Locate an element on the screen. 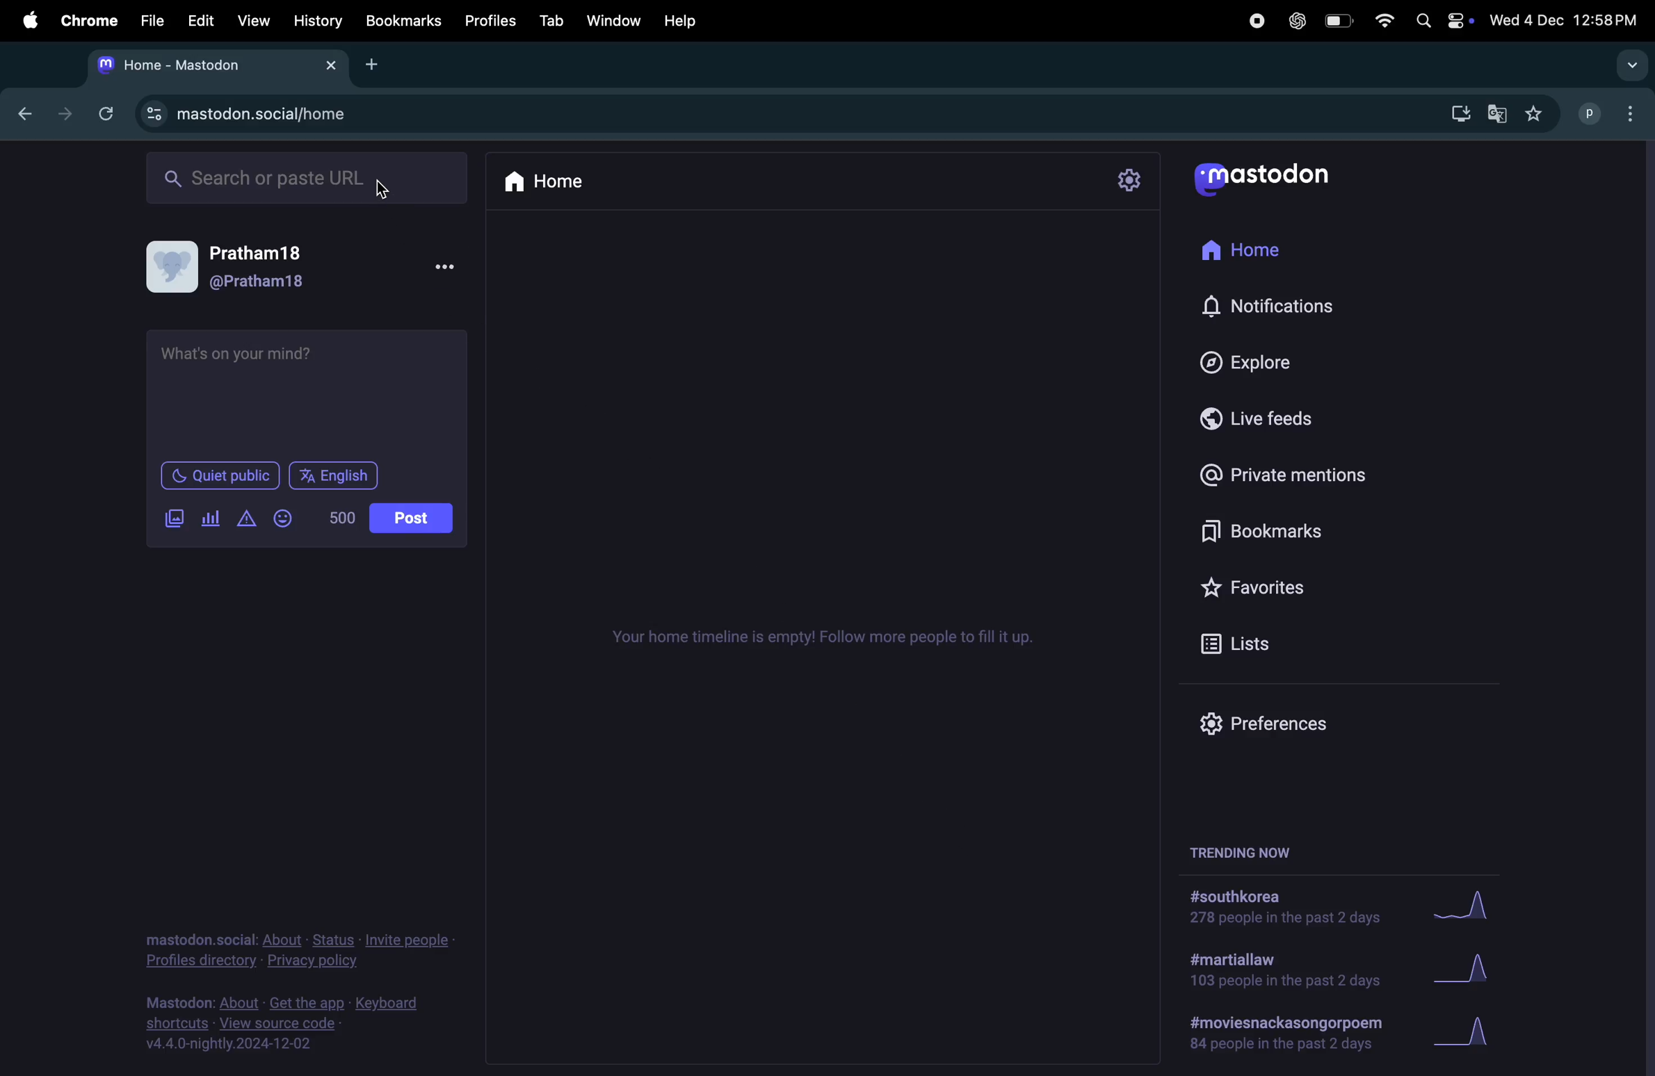  apple widgets is located at coordinates (1439, 19).